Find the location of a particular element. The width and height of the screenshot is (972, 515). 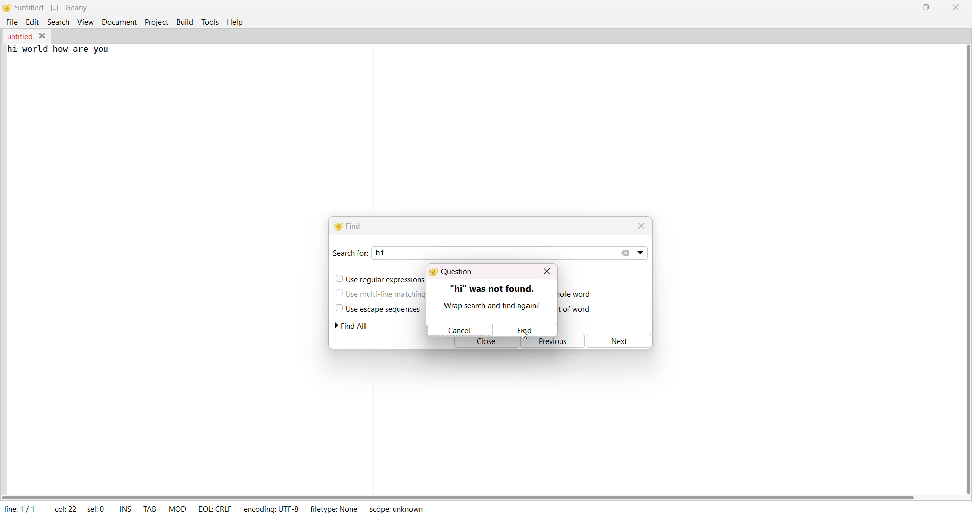

col: 22 is located at coordinates (65, 508).